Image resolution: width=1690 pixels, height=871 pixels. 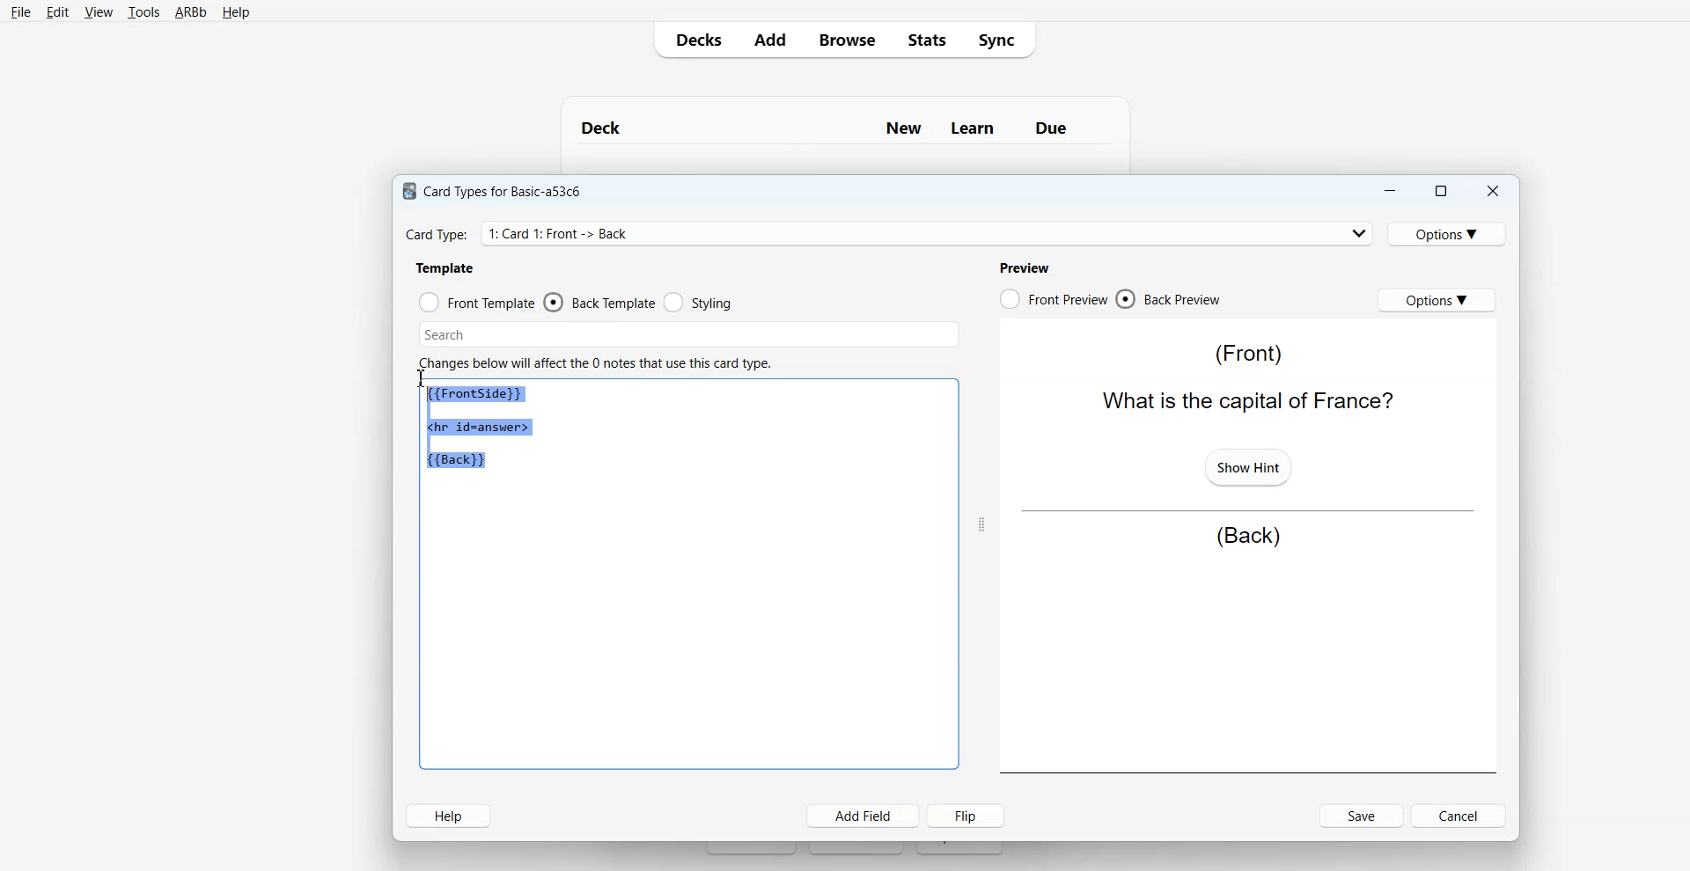 What do you see at coordinates (1169, 299) in the screenshot?
I see `Back Preview` at bounding box center [1169, 299].